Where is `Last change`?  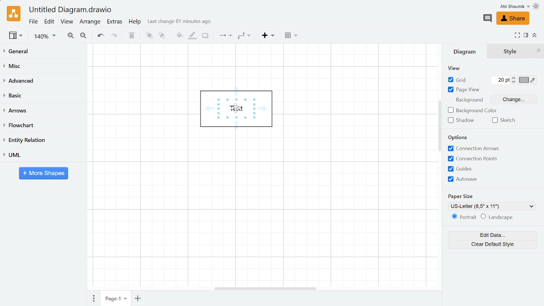 Last change is located at coordinates (179, 23).